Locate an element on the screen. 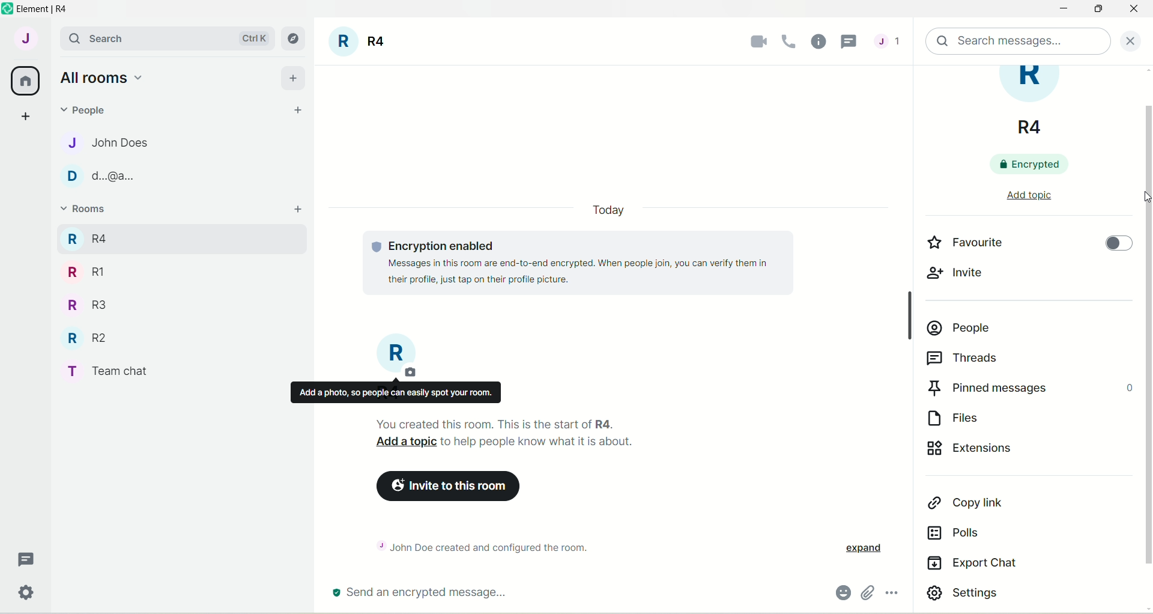 Image resolution: width=1153 pixels, height=614 pixels. video call is located at coordinates (755, 41).